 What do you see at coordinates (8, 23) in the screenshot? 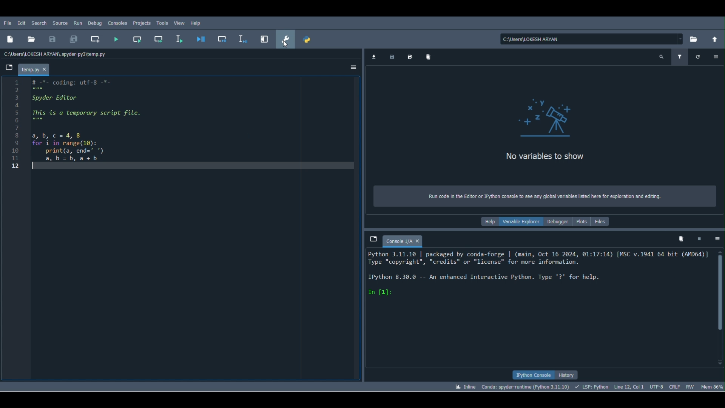
I see `File` at bounding box center [8, 23].